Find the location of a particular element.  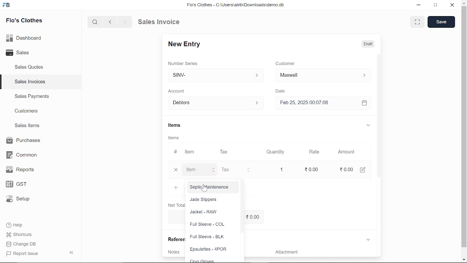

| Full Sleeve - BLK is located at coordinates (208, 237).